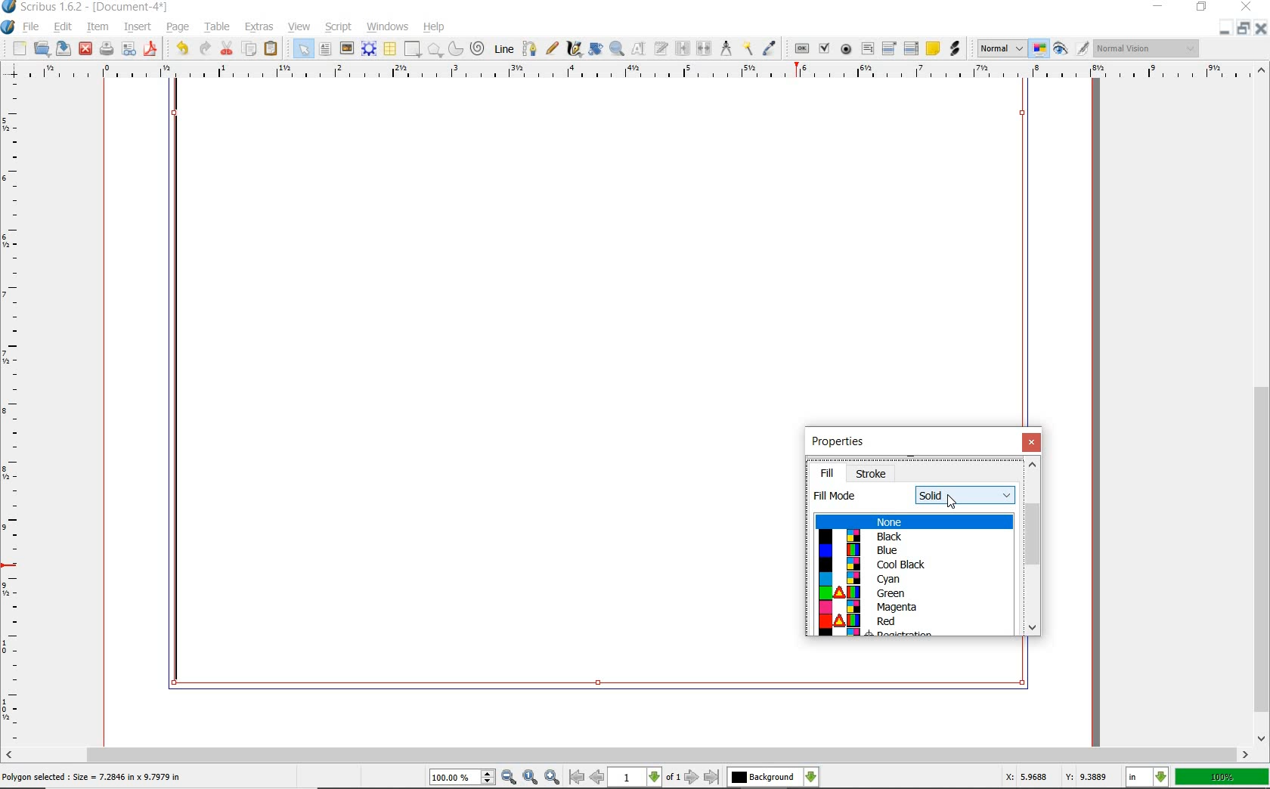 Image resolution: width=1270 pixels, height=789 pixels. I want to click on Background, so click(773, 778).